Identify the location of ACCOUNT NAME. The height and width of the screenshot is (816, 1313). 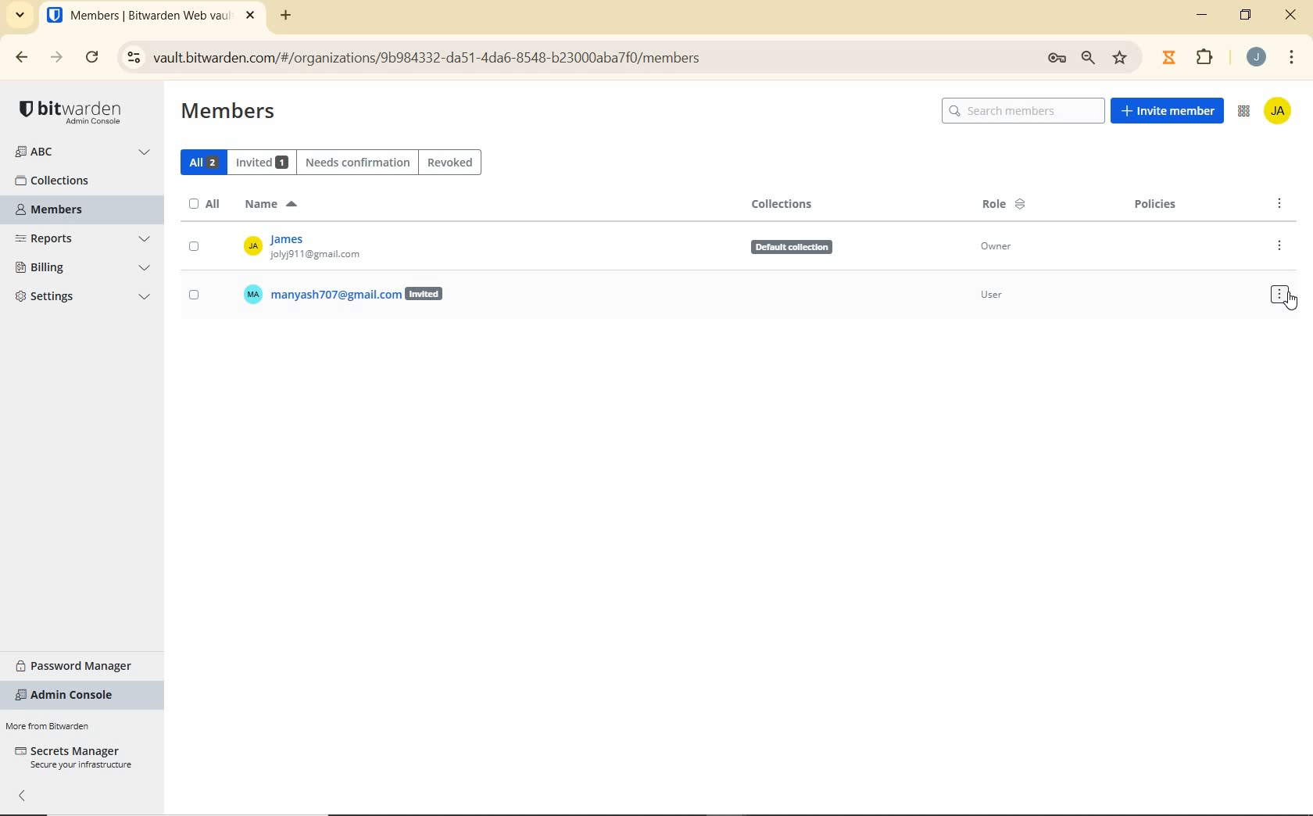
(1280, 113).